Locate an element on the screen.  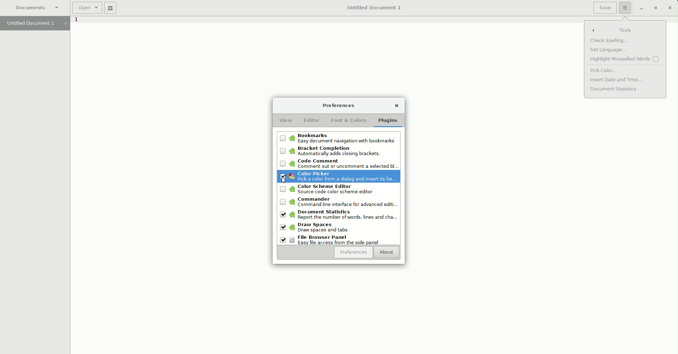
Pick color enabled is located at coordinates (604, 70).